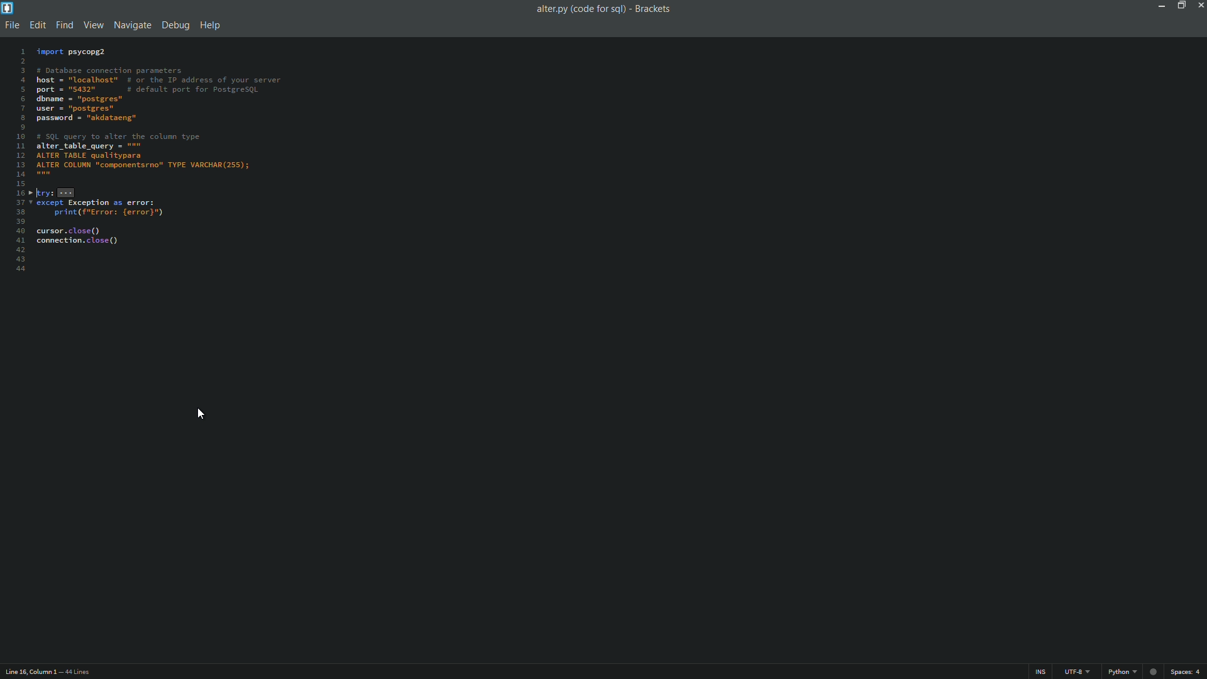 The height and width of the screenshot is (679, 1207). Describe the element at coordinates (1133, 672) in the screenshot. I see `file format` at that location.